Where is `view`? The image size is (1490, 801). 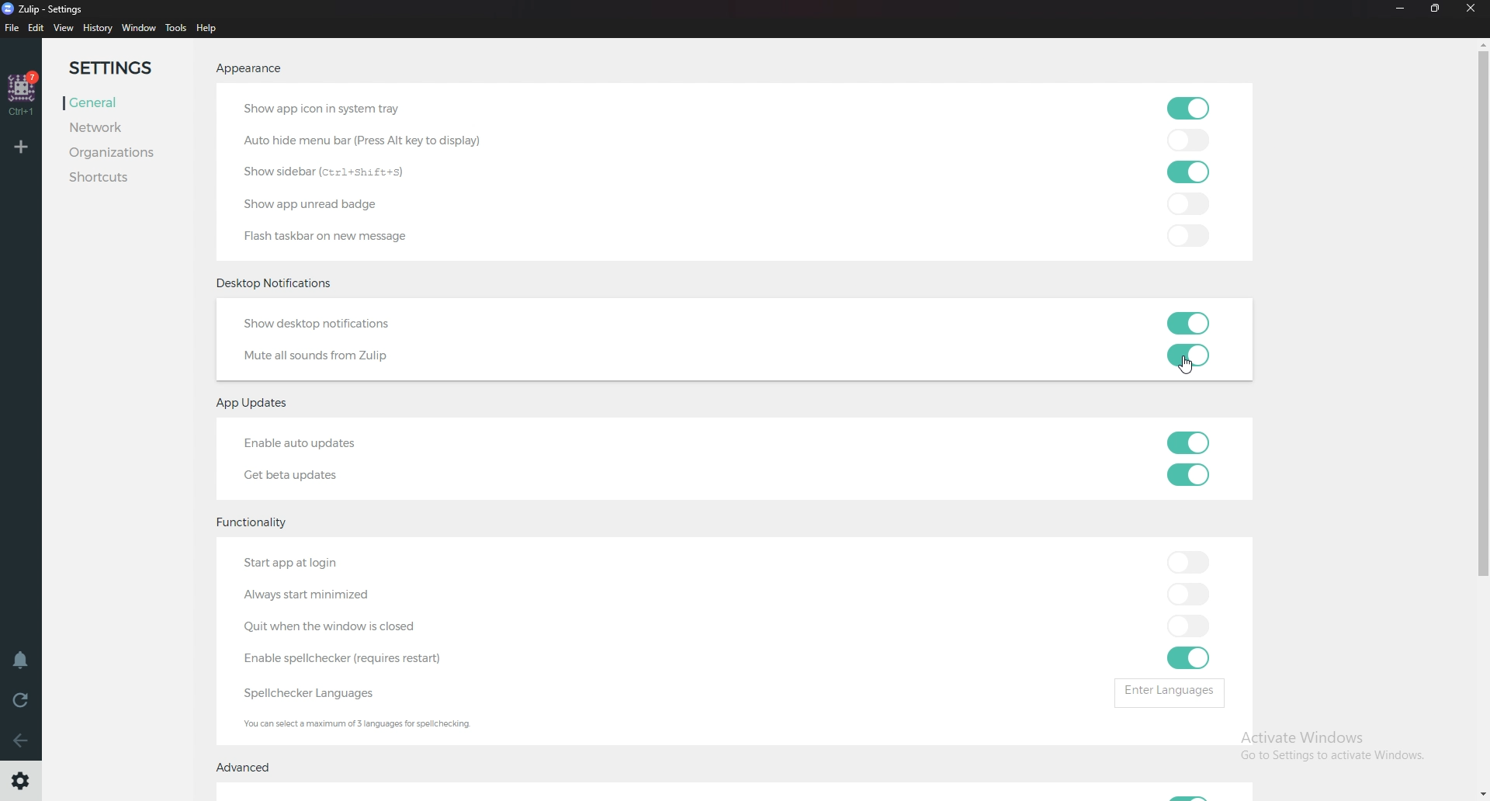
view is located at coordinates (64, 29).